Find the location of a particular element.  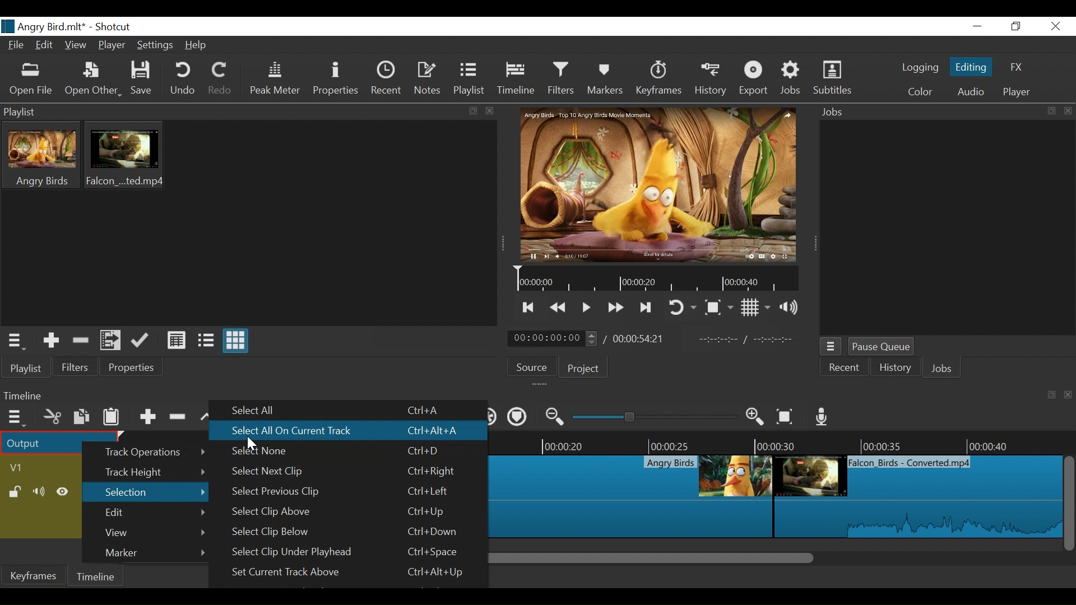

FX is located at coordinates (1020, 67).